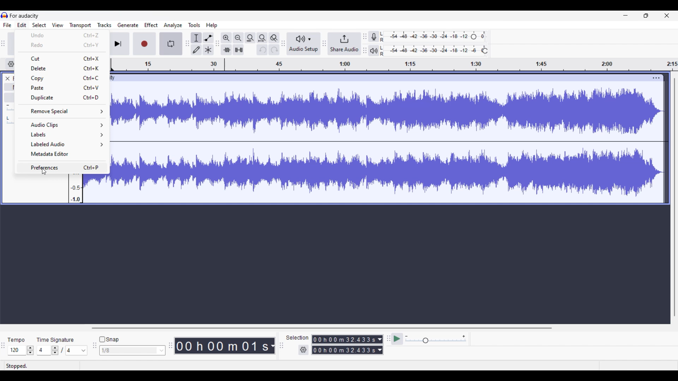  Describe the element at coordinates (77, 350) in the screenshot. I see `Options for max. time signature` at that location.